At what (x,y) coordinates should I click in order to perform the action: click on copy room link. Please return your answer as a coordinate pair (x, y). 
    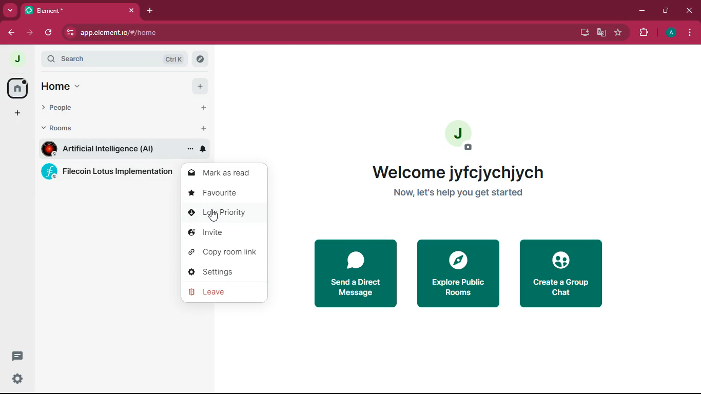
    Looking at the image, I should click on (224, 252).